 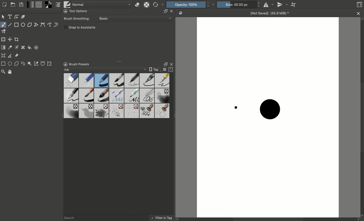 I want to click on Krita, so click(x=181, y=13).